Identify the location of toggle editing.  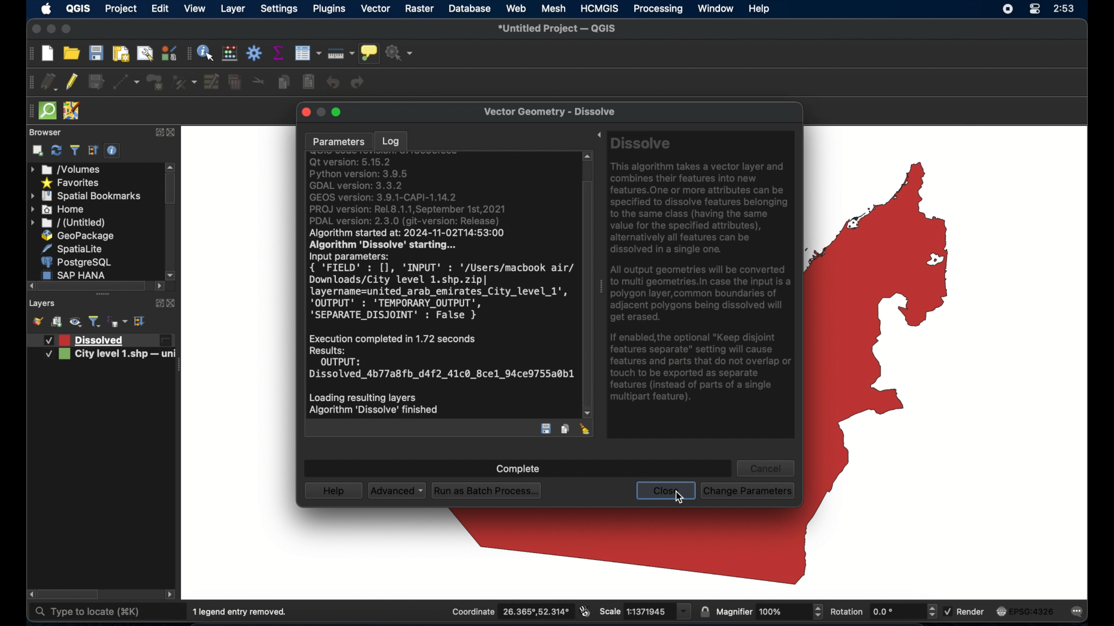
(73, 82).